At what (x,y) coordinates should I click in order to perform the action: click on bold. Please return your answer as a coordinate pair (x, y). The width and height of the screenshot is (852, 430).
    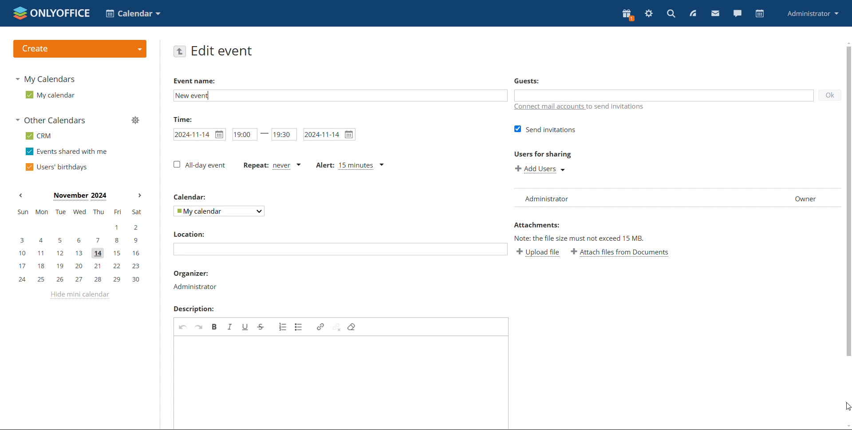
    Looking at the image, I should click on (215, 327).